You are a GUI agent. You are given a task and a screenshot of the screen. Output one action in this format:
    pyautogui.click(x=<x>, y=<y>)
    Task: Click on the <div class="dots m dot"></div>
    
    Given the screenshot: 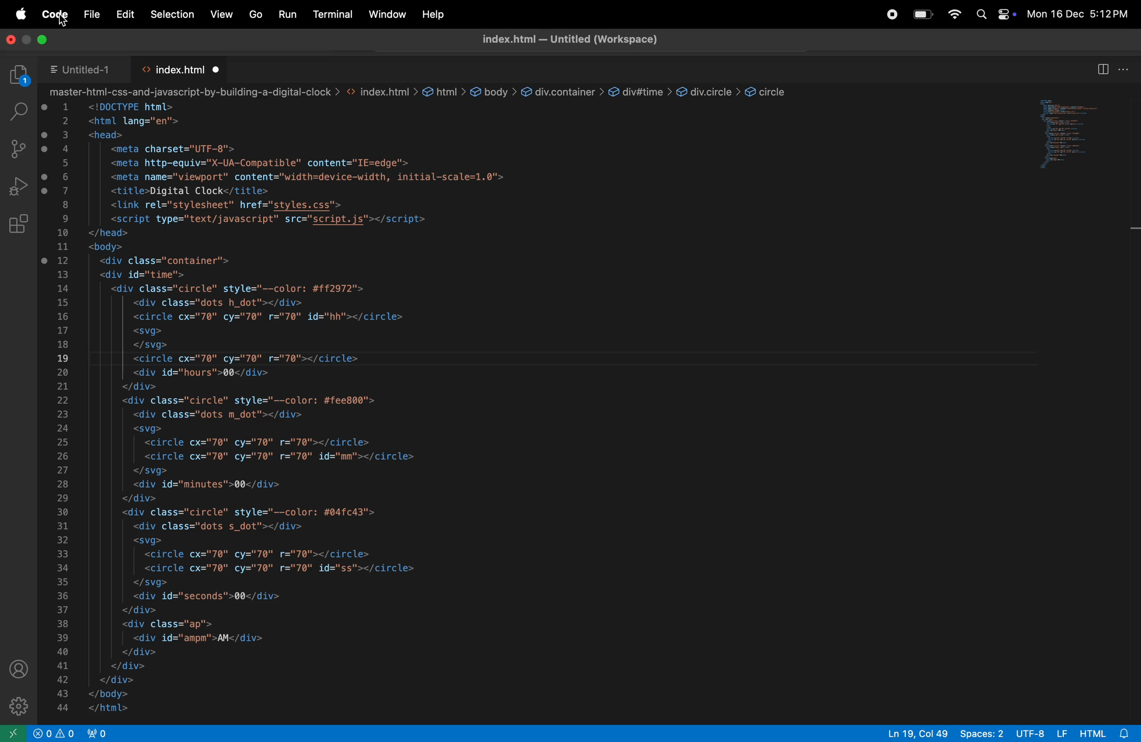 What is the action you would take?
    pyautogui.click(x=229, y=415)
    